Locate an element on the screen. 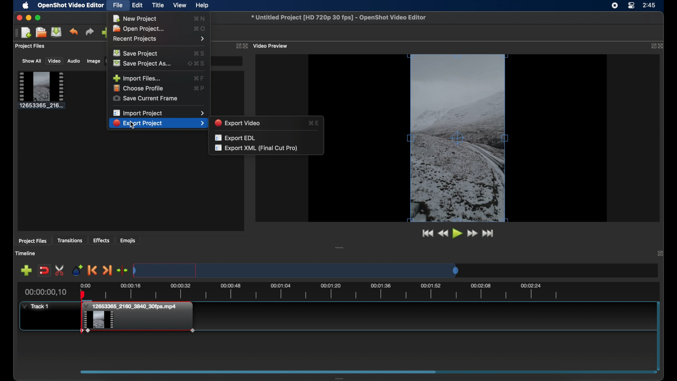  audio is located at coordinates (74, 61).